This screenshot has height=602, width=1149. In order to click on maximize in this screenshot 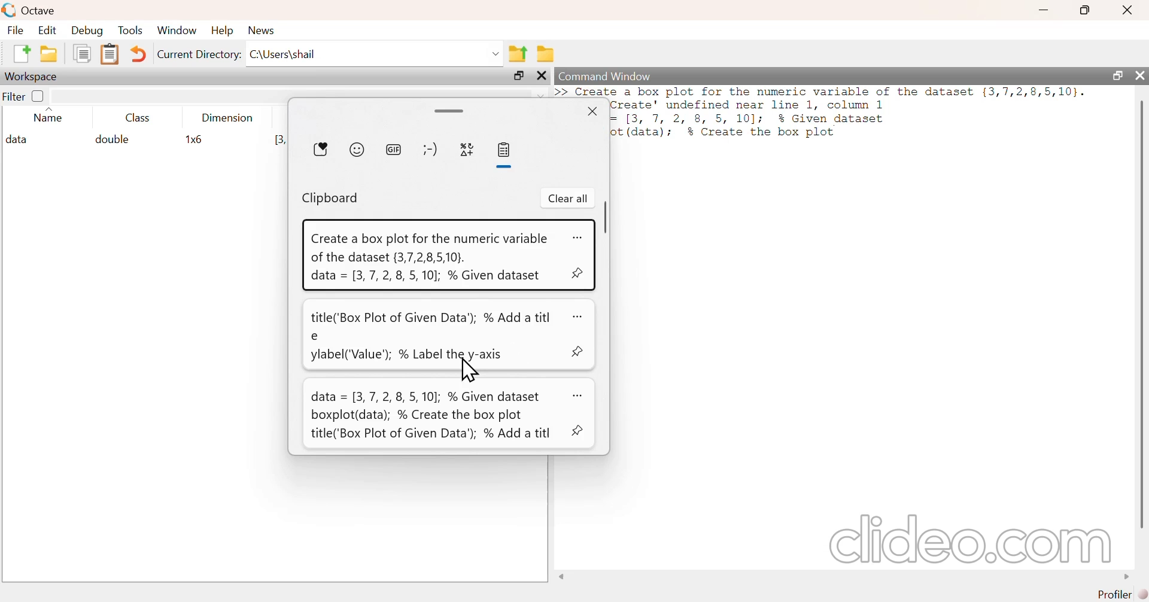, I will do `click(515, 75)`.